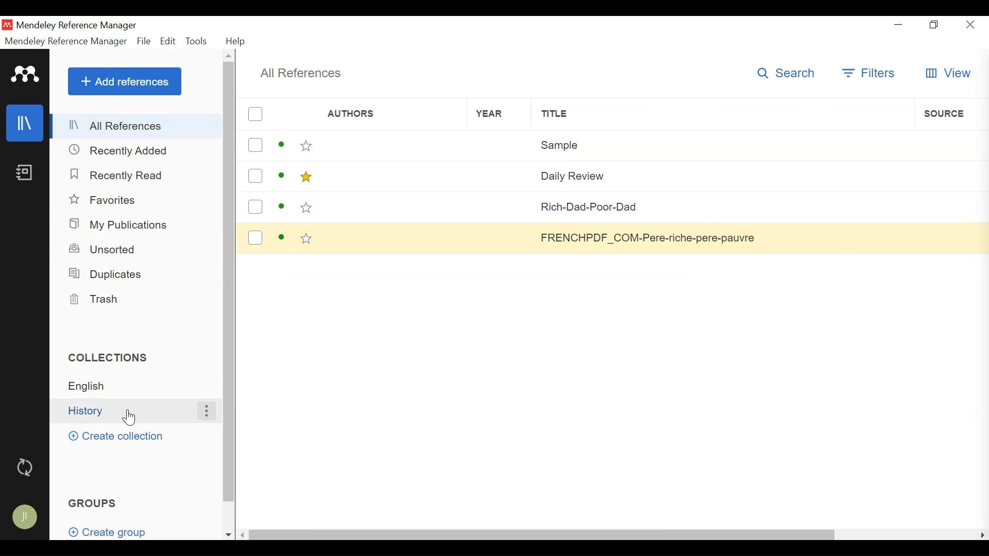 This screenshot has height=556, width=989. Describe the element at coordinates (306, 146) in the screenshot. I see `Toggle favorites` at that location.